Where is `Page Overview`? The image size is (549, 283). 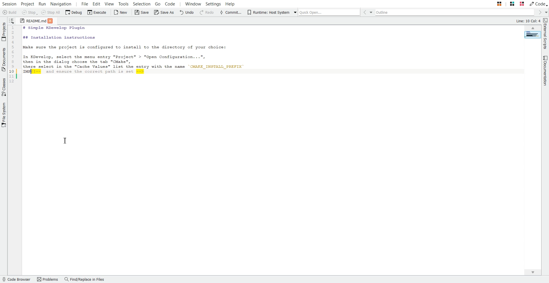
Page Overview is located at coordinates (532, 35).